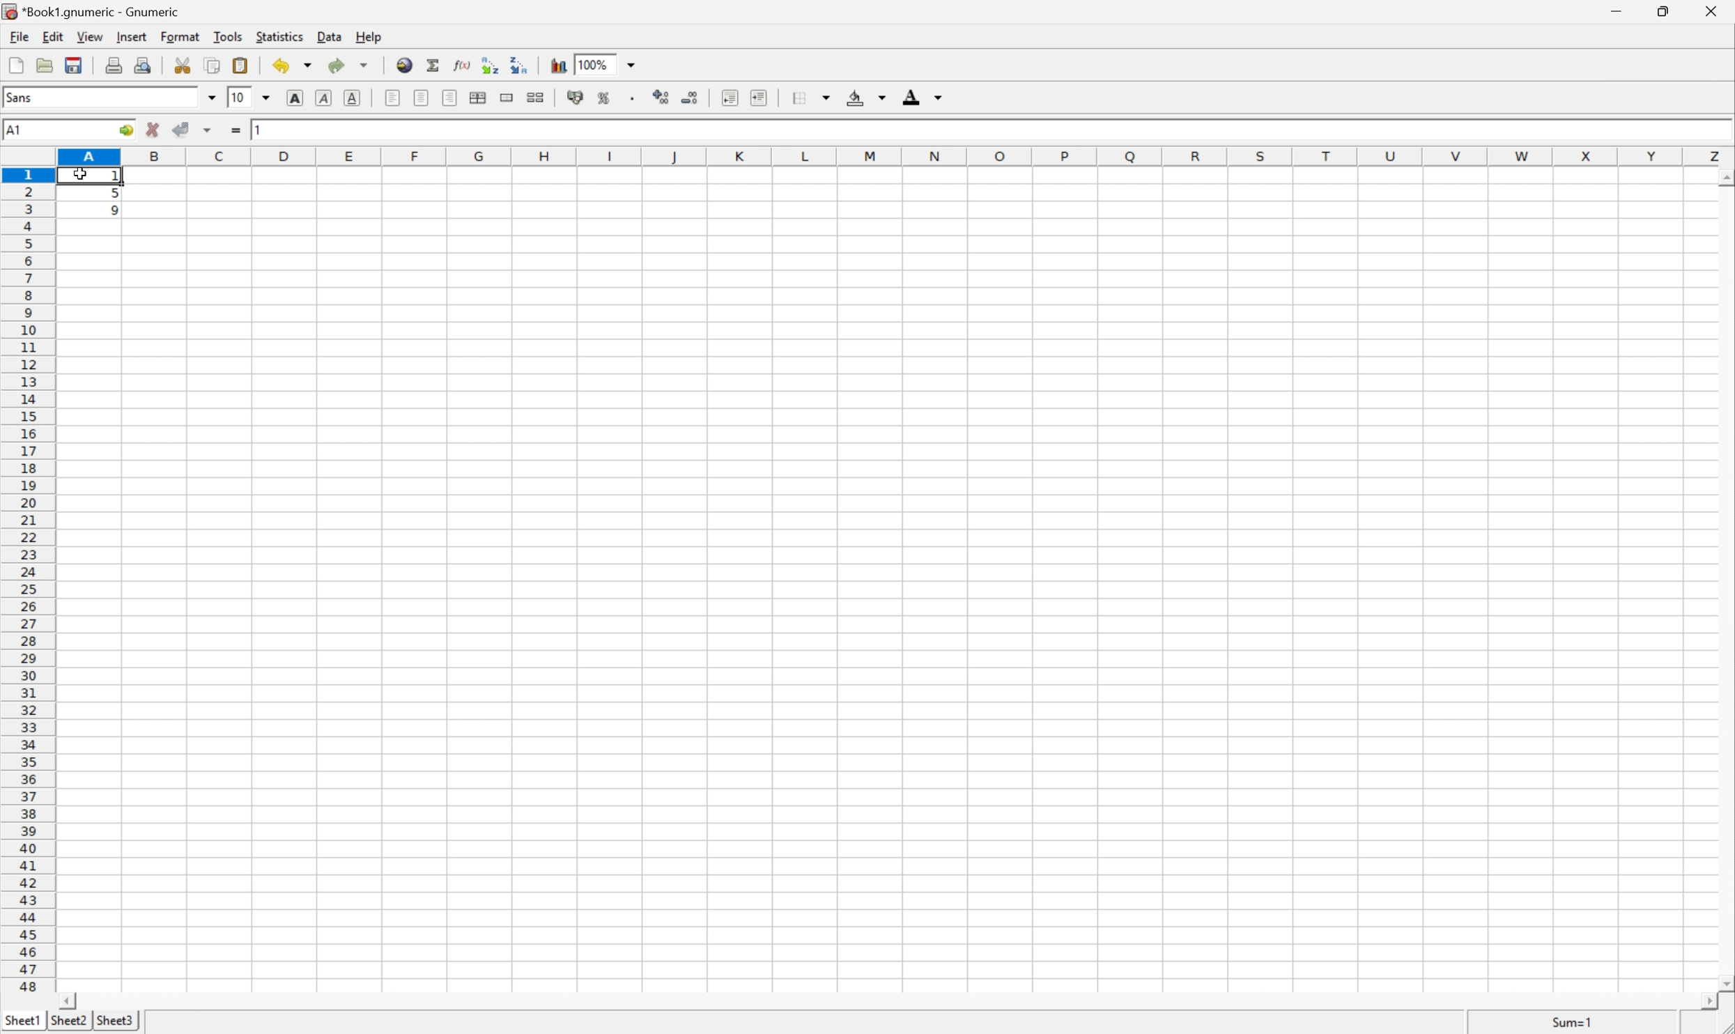  I want to click on format, so click(183, 36).